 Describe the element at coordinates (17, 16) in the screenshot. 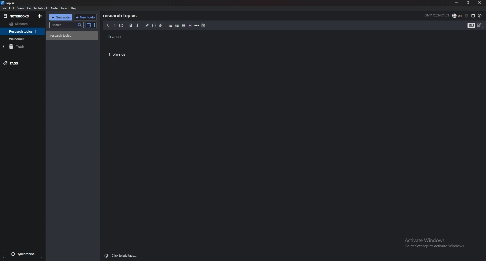

I see `notebooks` at that location.